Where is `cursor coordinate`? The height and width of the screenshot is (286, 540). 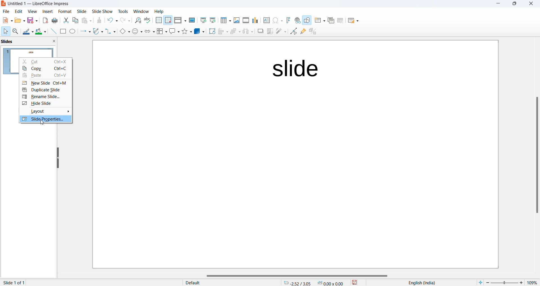
cursor coordinate is located at coordinates (315, 282).